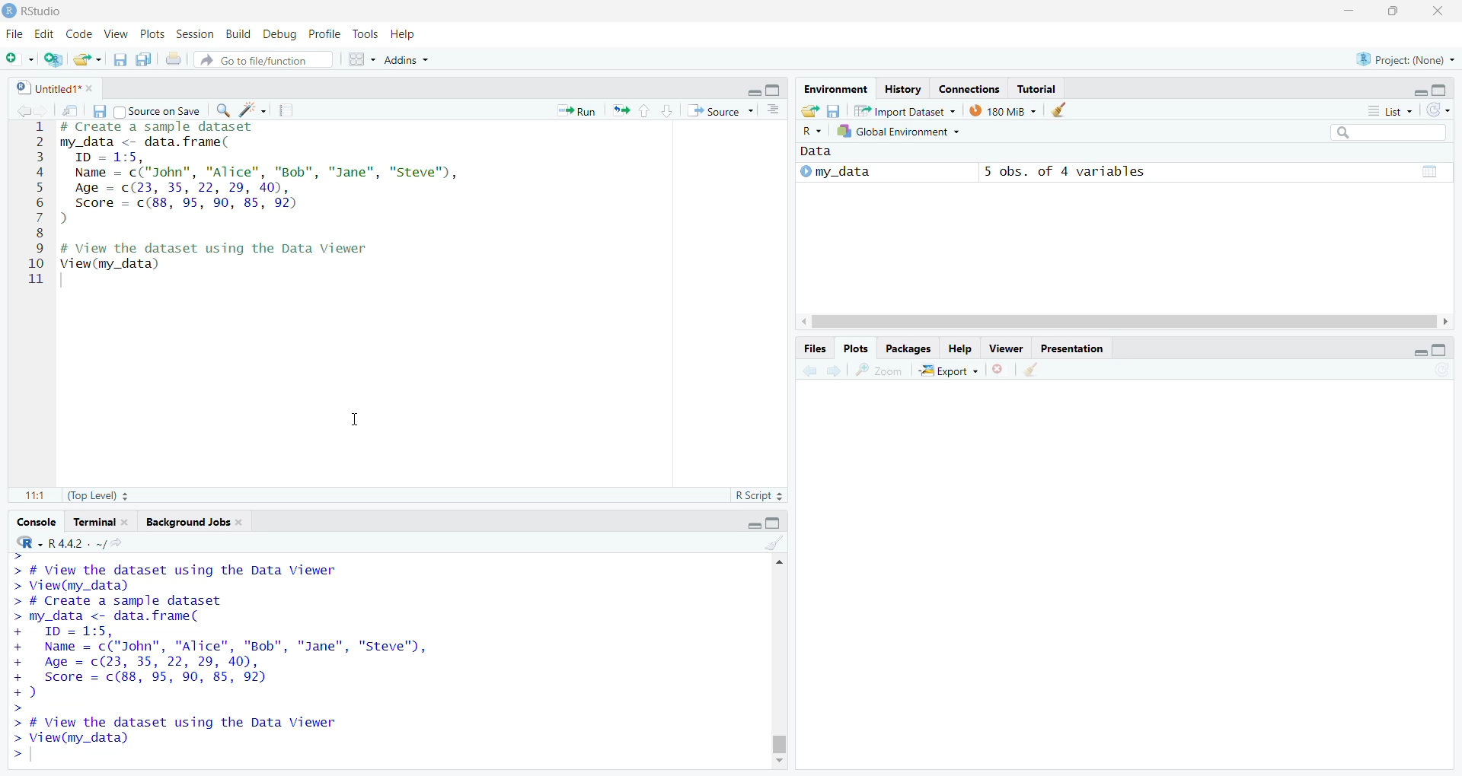 This screenshot has width=1462, height=776. Describe the element at coordinates (904, 111) in the screenshot. I see `Import Dataset` at that location.